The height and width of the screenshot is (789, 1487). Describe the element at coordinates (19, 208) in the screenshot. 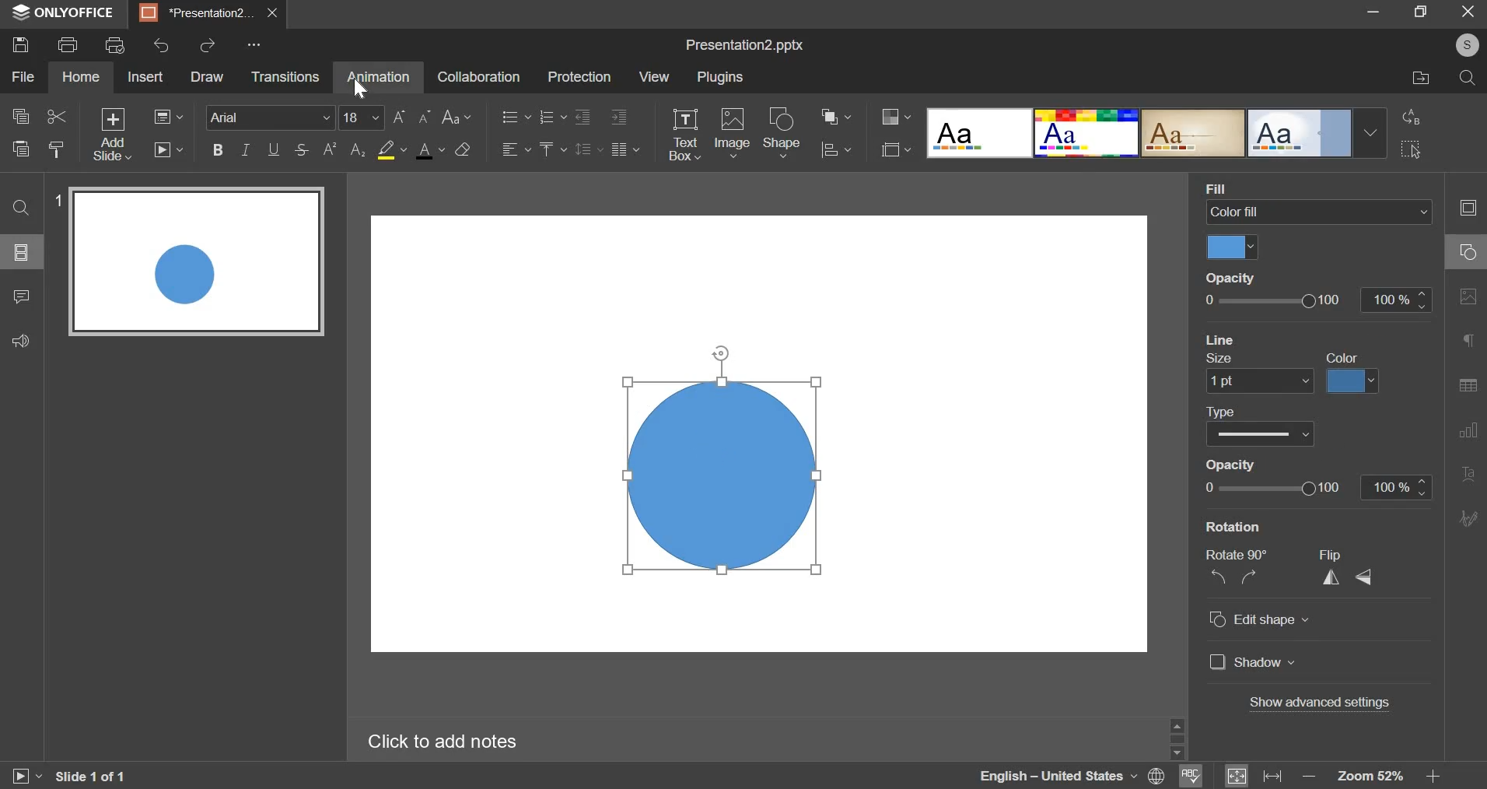

I see `find` at that location.